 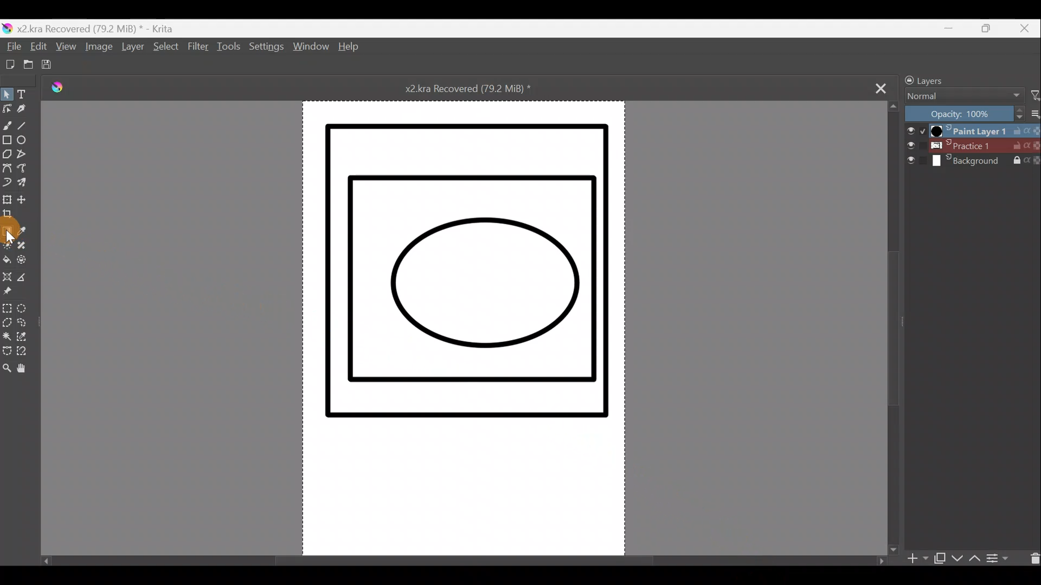 I want to click on Close, so click(x=1027, y=28).